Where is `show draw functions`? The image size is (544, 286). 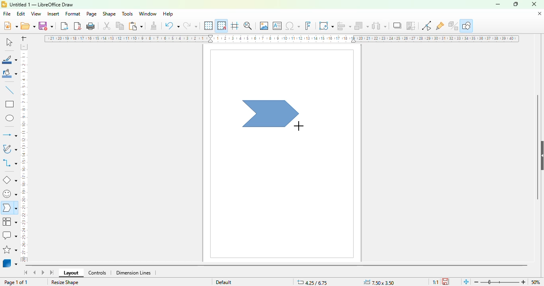 show draw functions is located at coordinates (467, 25).